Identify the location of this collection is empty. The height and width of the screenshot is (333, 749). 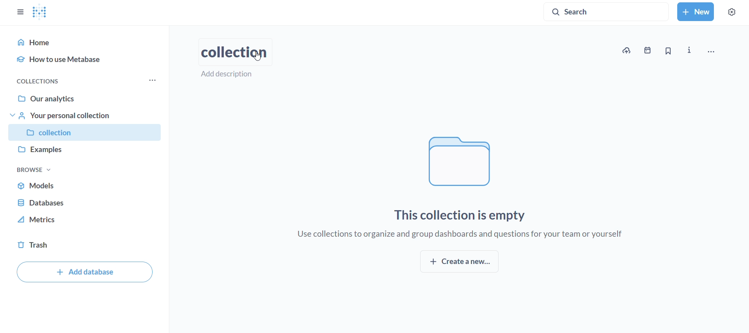
(462, 215).